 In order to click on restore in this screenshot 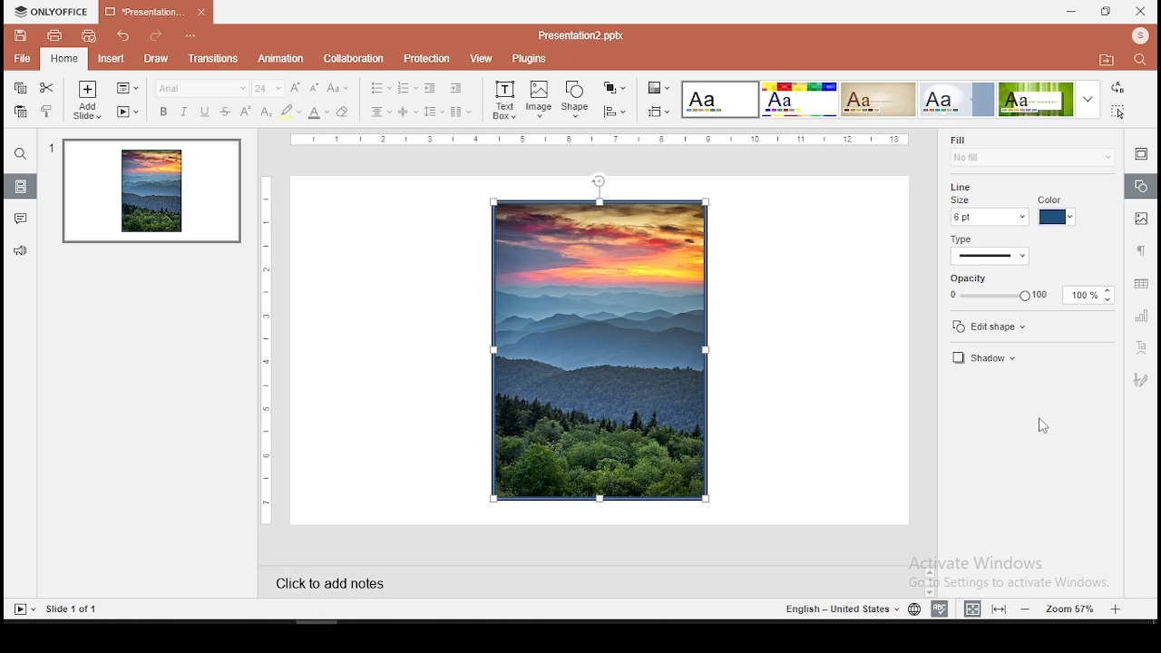, I will do `click(1104, 11)`.